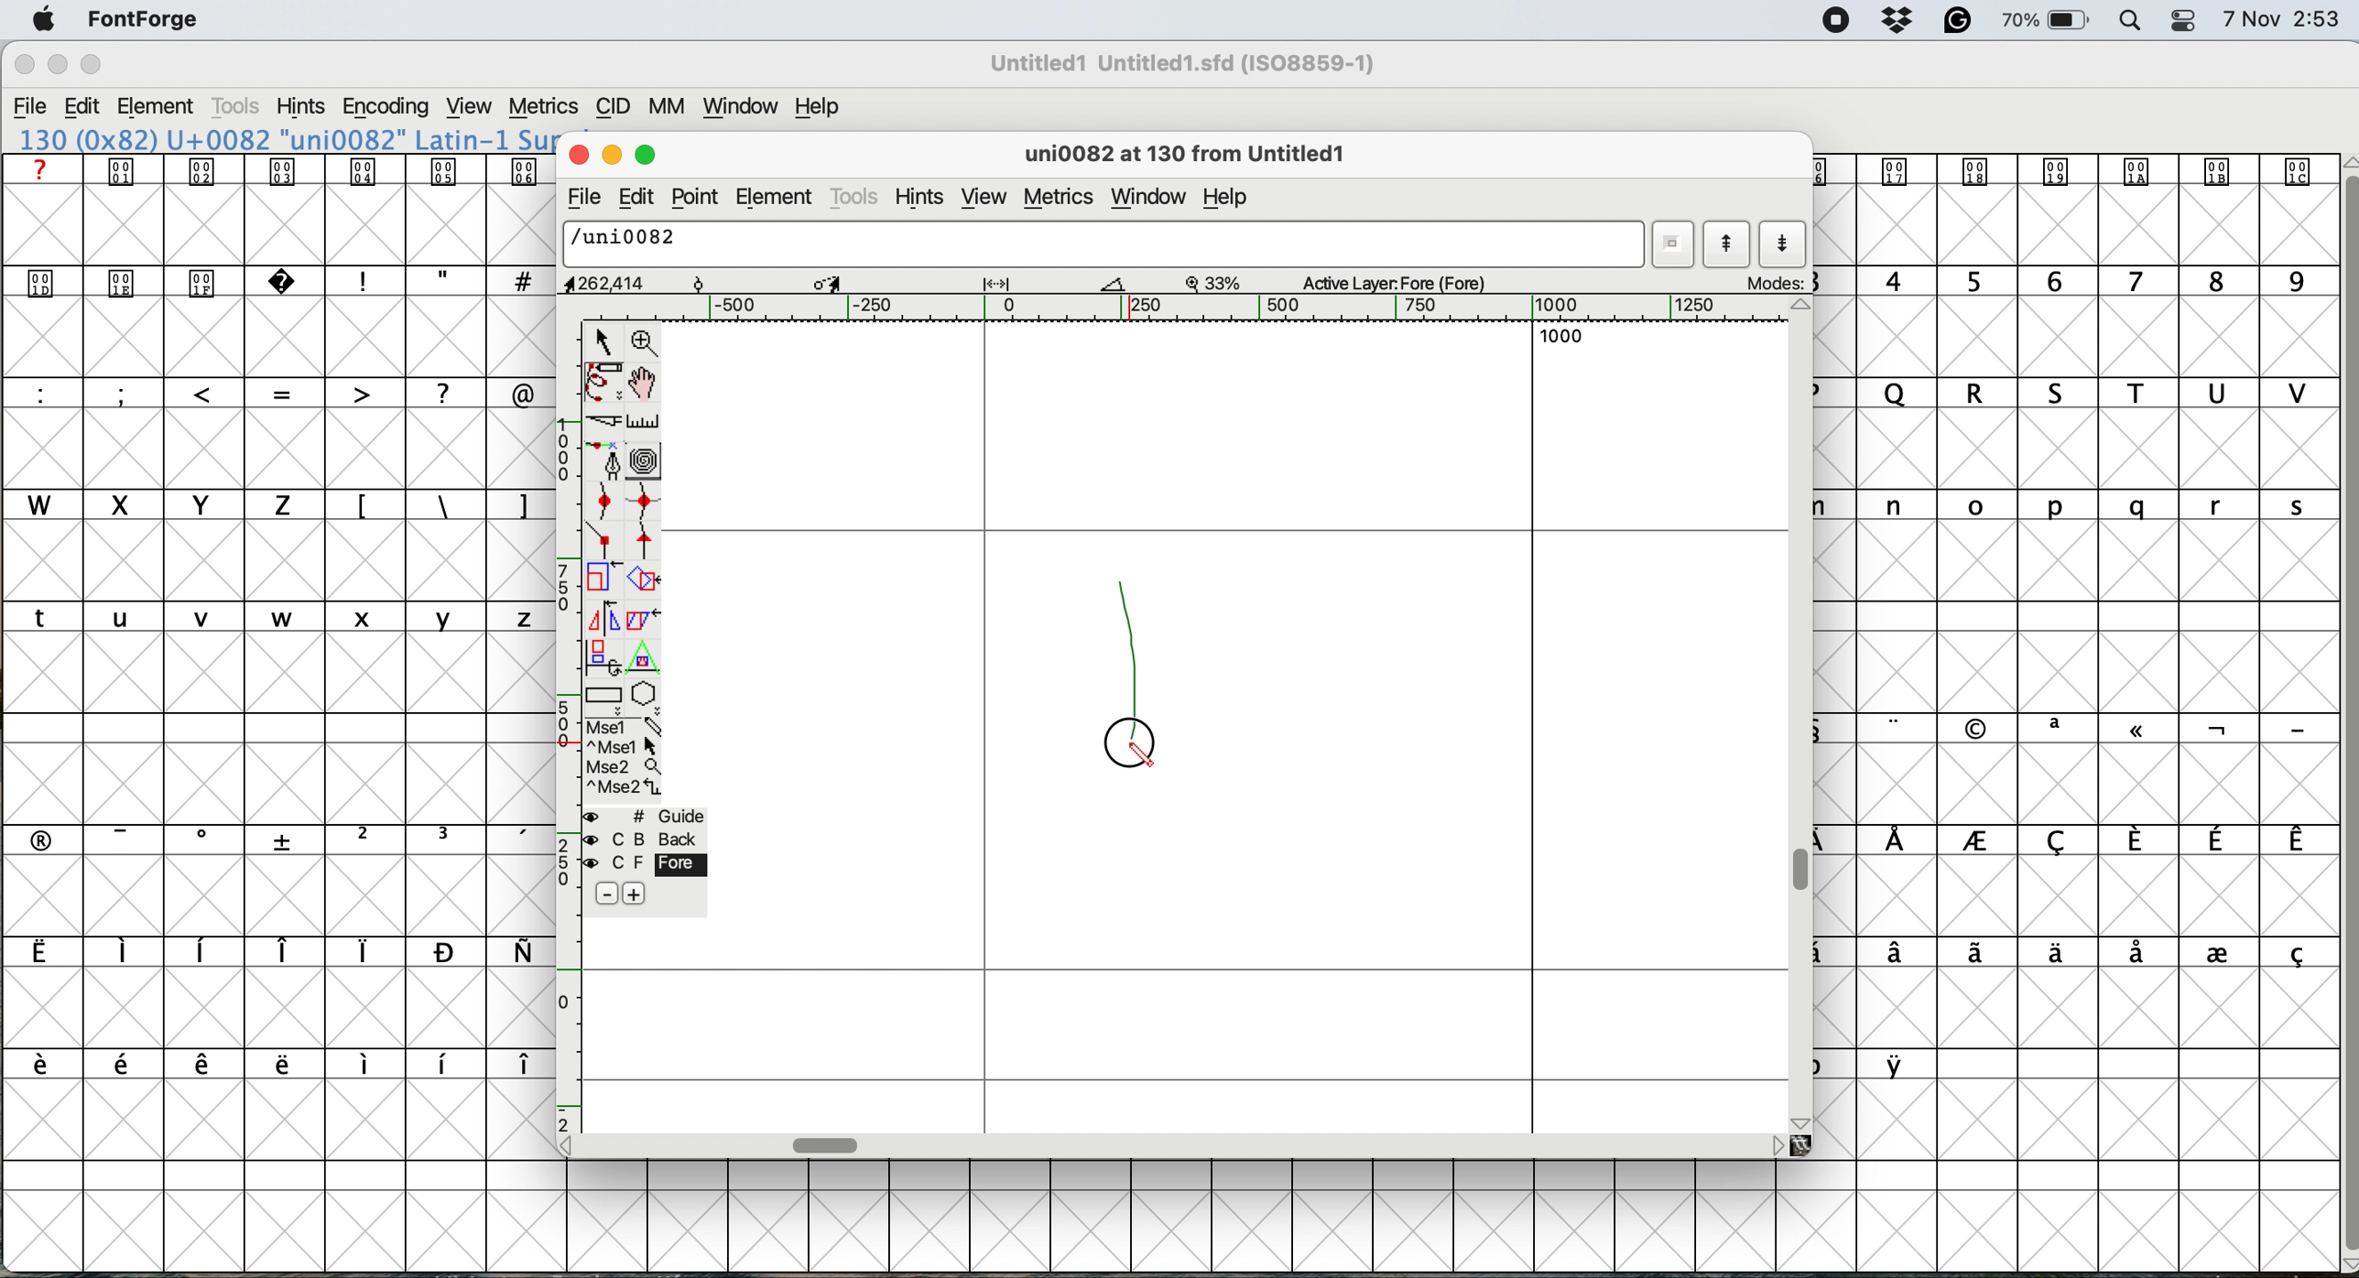 The image size is (2359, 1278). I want to click on , so click(93, 40).